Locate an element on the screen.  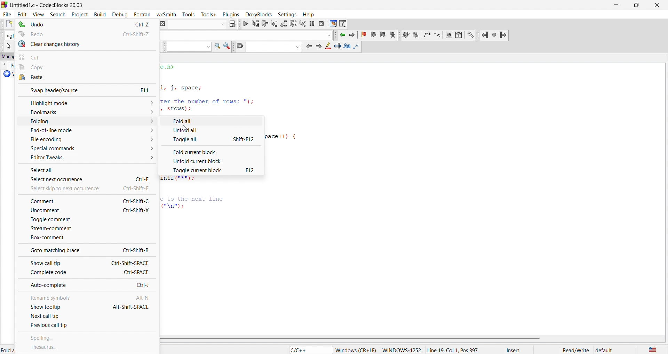
pllugins is located at coordinates (230, 14).